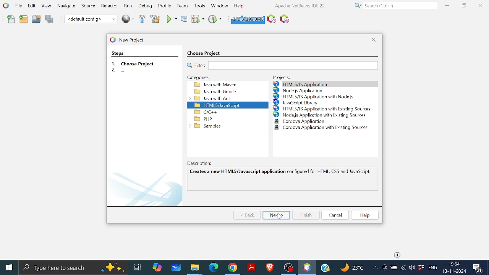 This screenshot has height=275, width=489. I want to click on Files, so click(195, 268).